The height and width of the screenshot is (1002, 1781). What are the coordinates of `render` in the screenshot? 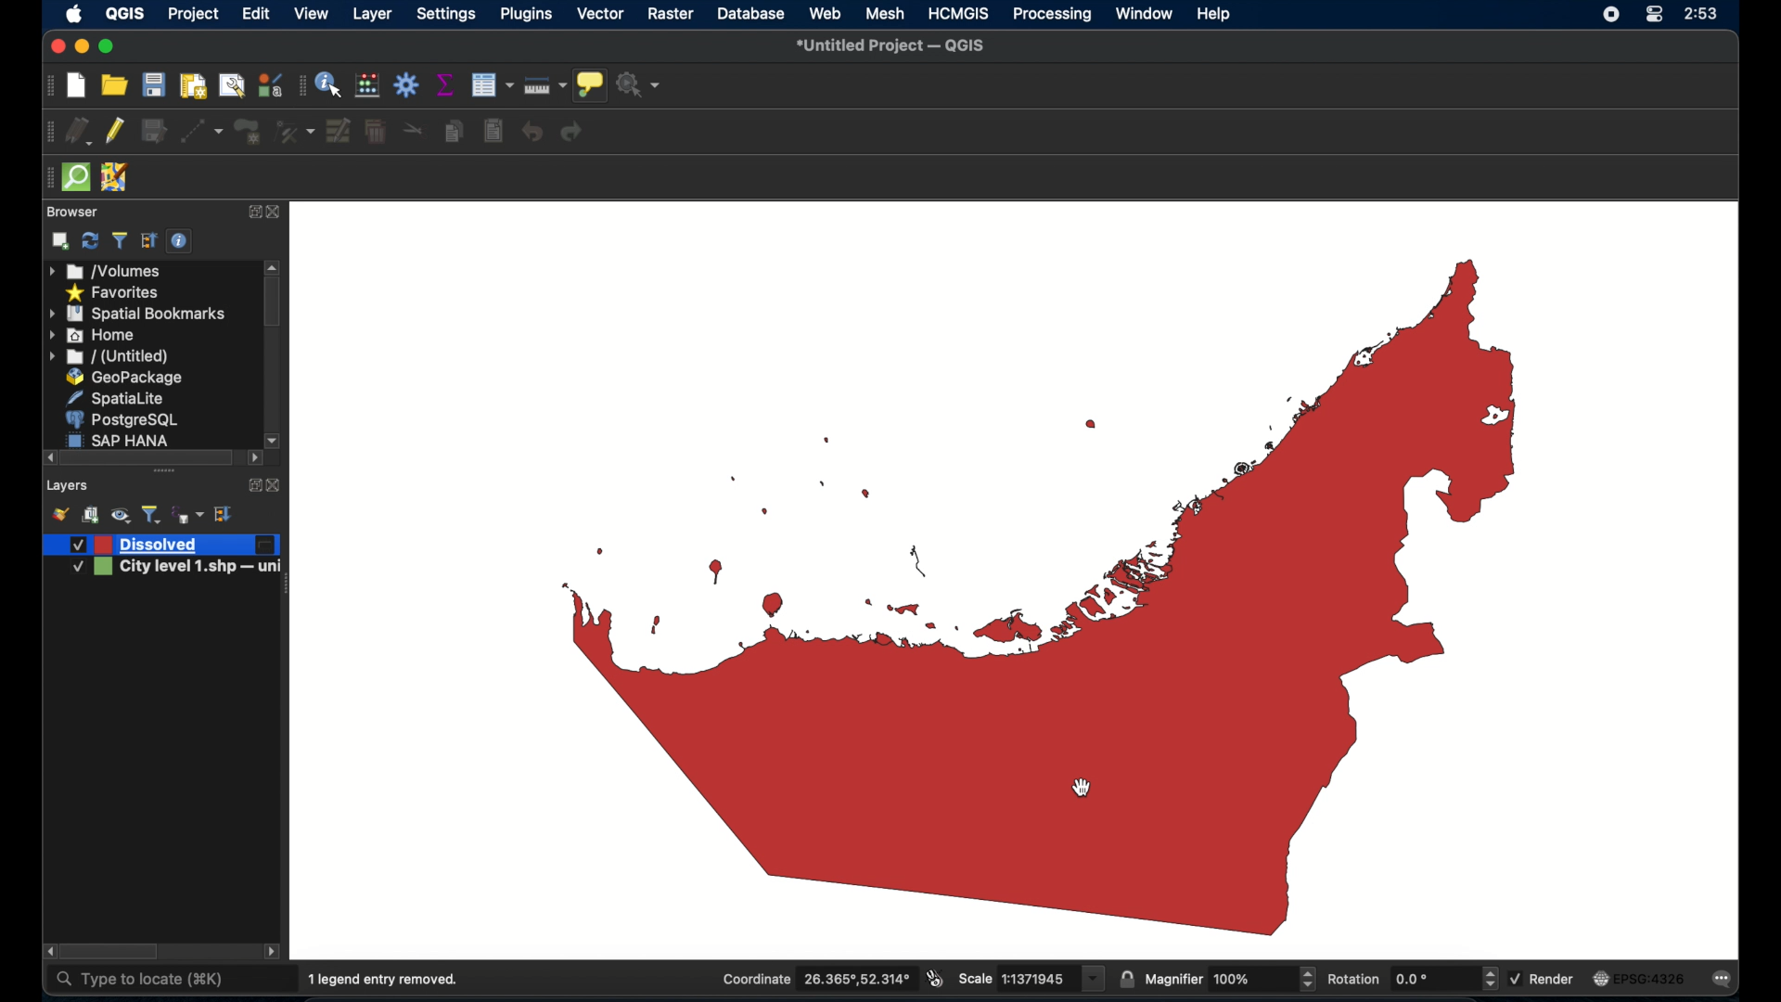 It's located at (1544, 979).